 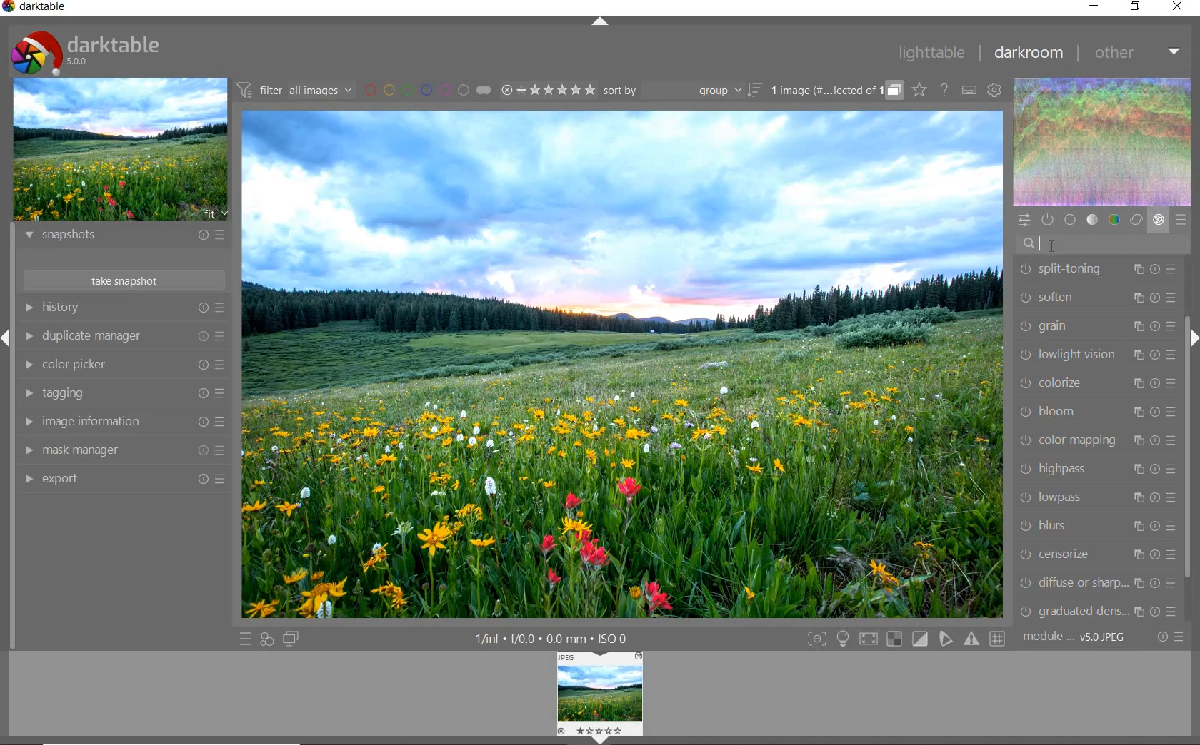 What do you see at coordinates (602, 22) in the screenshot?
I see `expand/collapse` at bounding box center [602, 22].